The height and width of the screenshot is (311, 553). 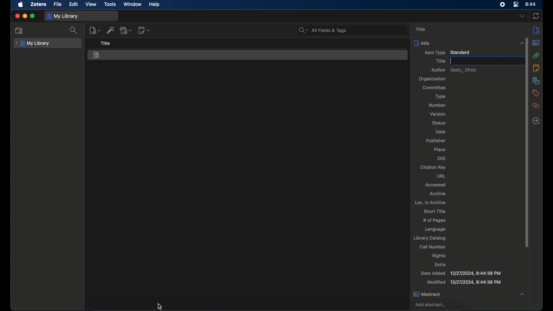 I want to click on title, so click(x=420, y=29).